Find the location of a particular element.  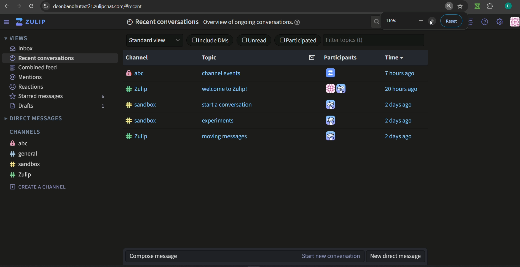

dropdown is located at coordinates (153, 40).